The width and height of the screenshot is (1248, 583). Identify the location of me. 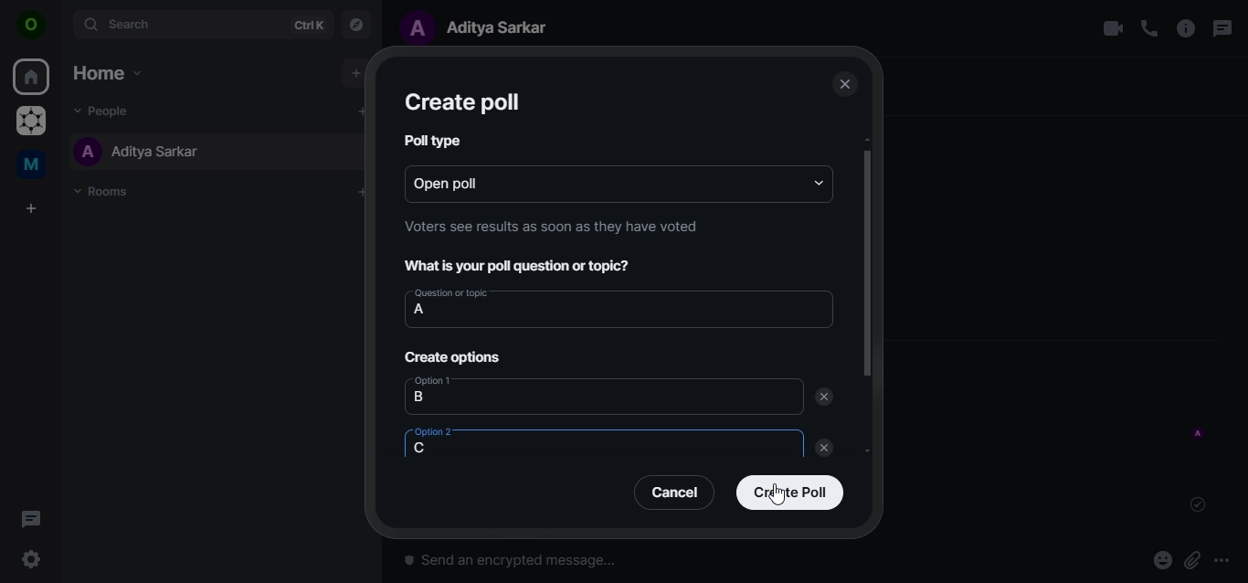
(34, 167).